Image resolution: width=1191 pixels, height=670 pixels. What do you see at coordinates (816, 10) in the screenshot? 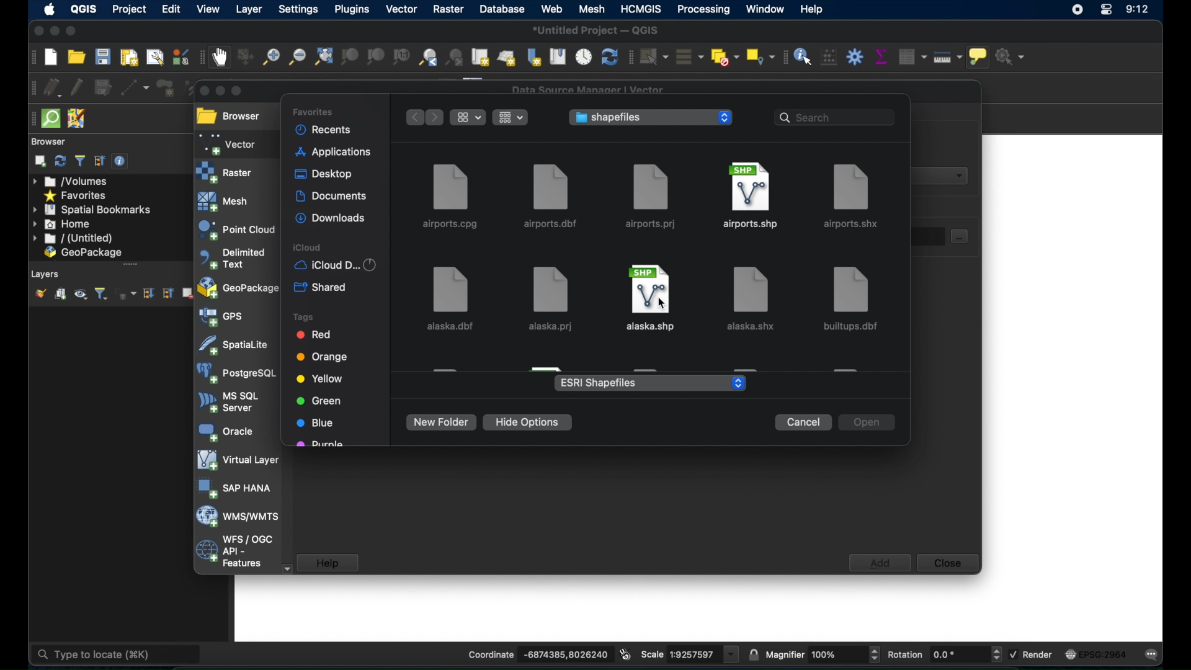
I see `help` at bounding box center [816, 10].